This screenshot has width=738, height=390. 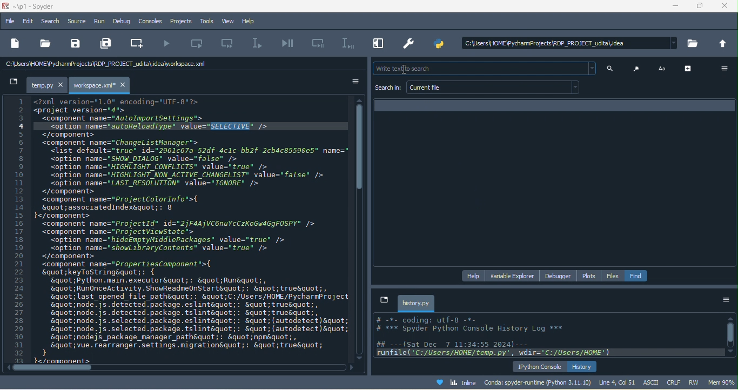 What do you see at coordinates (252, 22) in the screenshot?
I see `help` at bounding box center [252, 22].